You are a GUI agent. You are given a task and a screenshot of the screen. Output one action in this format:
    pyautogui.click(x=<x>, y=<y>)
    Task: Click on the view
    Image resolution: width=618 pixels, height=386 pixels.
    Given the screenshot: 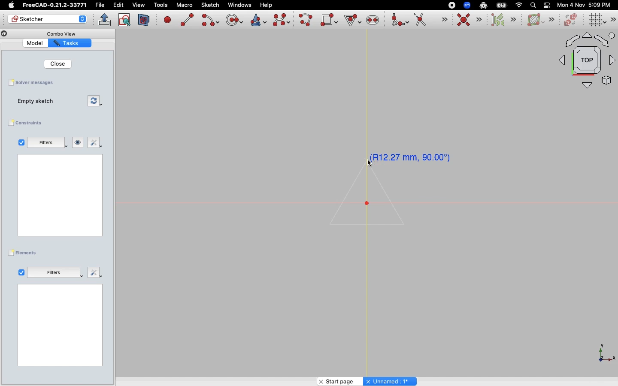 What is the action you would take?
    pyautogui.click(x=139, y=5)
    